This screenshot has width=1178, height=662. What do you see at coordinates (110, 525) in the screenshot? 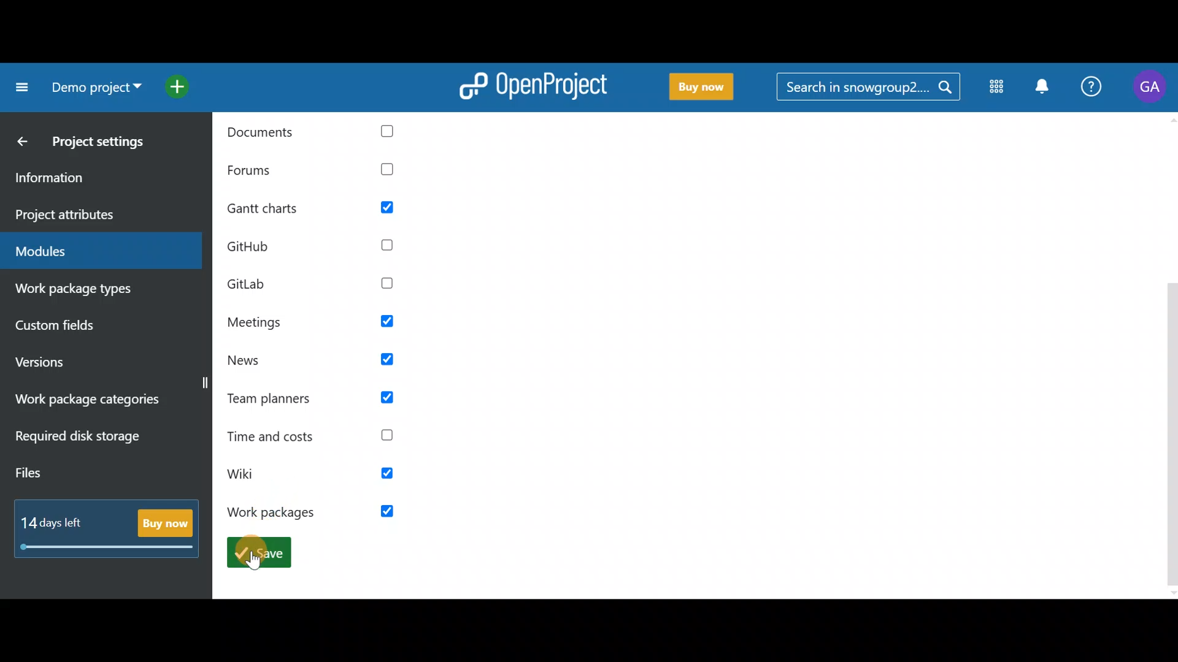
I see `Buy now` at bounding box center [110, 525].